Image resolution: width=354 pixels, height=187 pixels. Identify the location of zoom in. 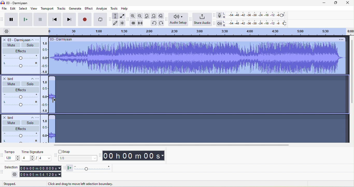
(134, 16).